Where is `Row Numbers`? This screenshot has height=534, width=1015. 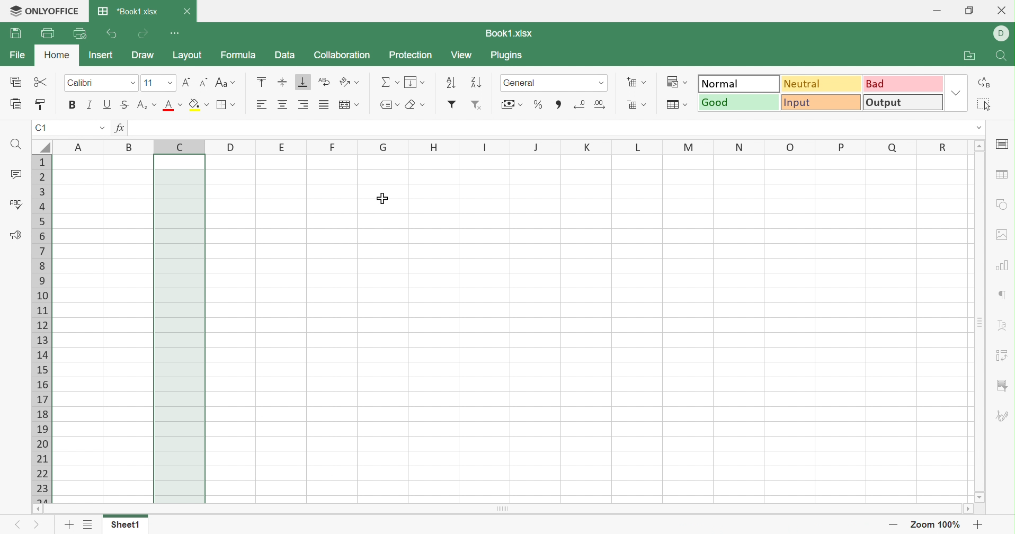 Row Numbers is located at coordinates (42, 327).